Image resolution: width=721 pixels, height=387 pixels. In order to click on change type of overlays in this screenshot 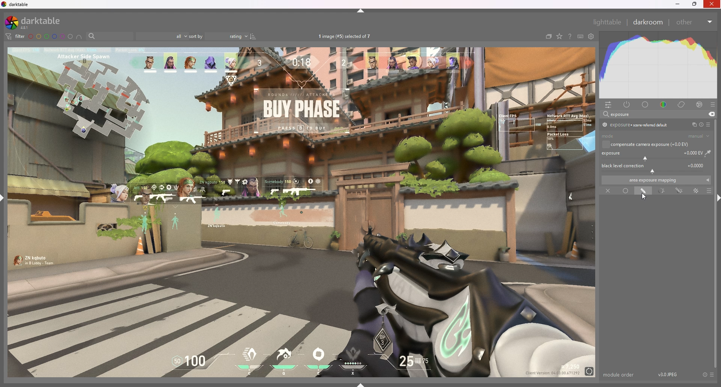, I will do `click(560, 36)`.